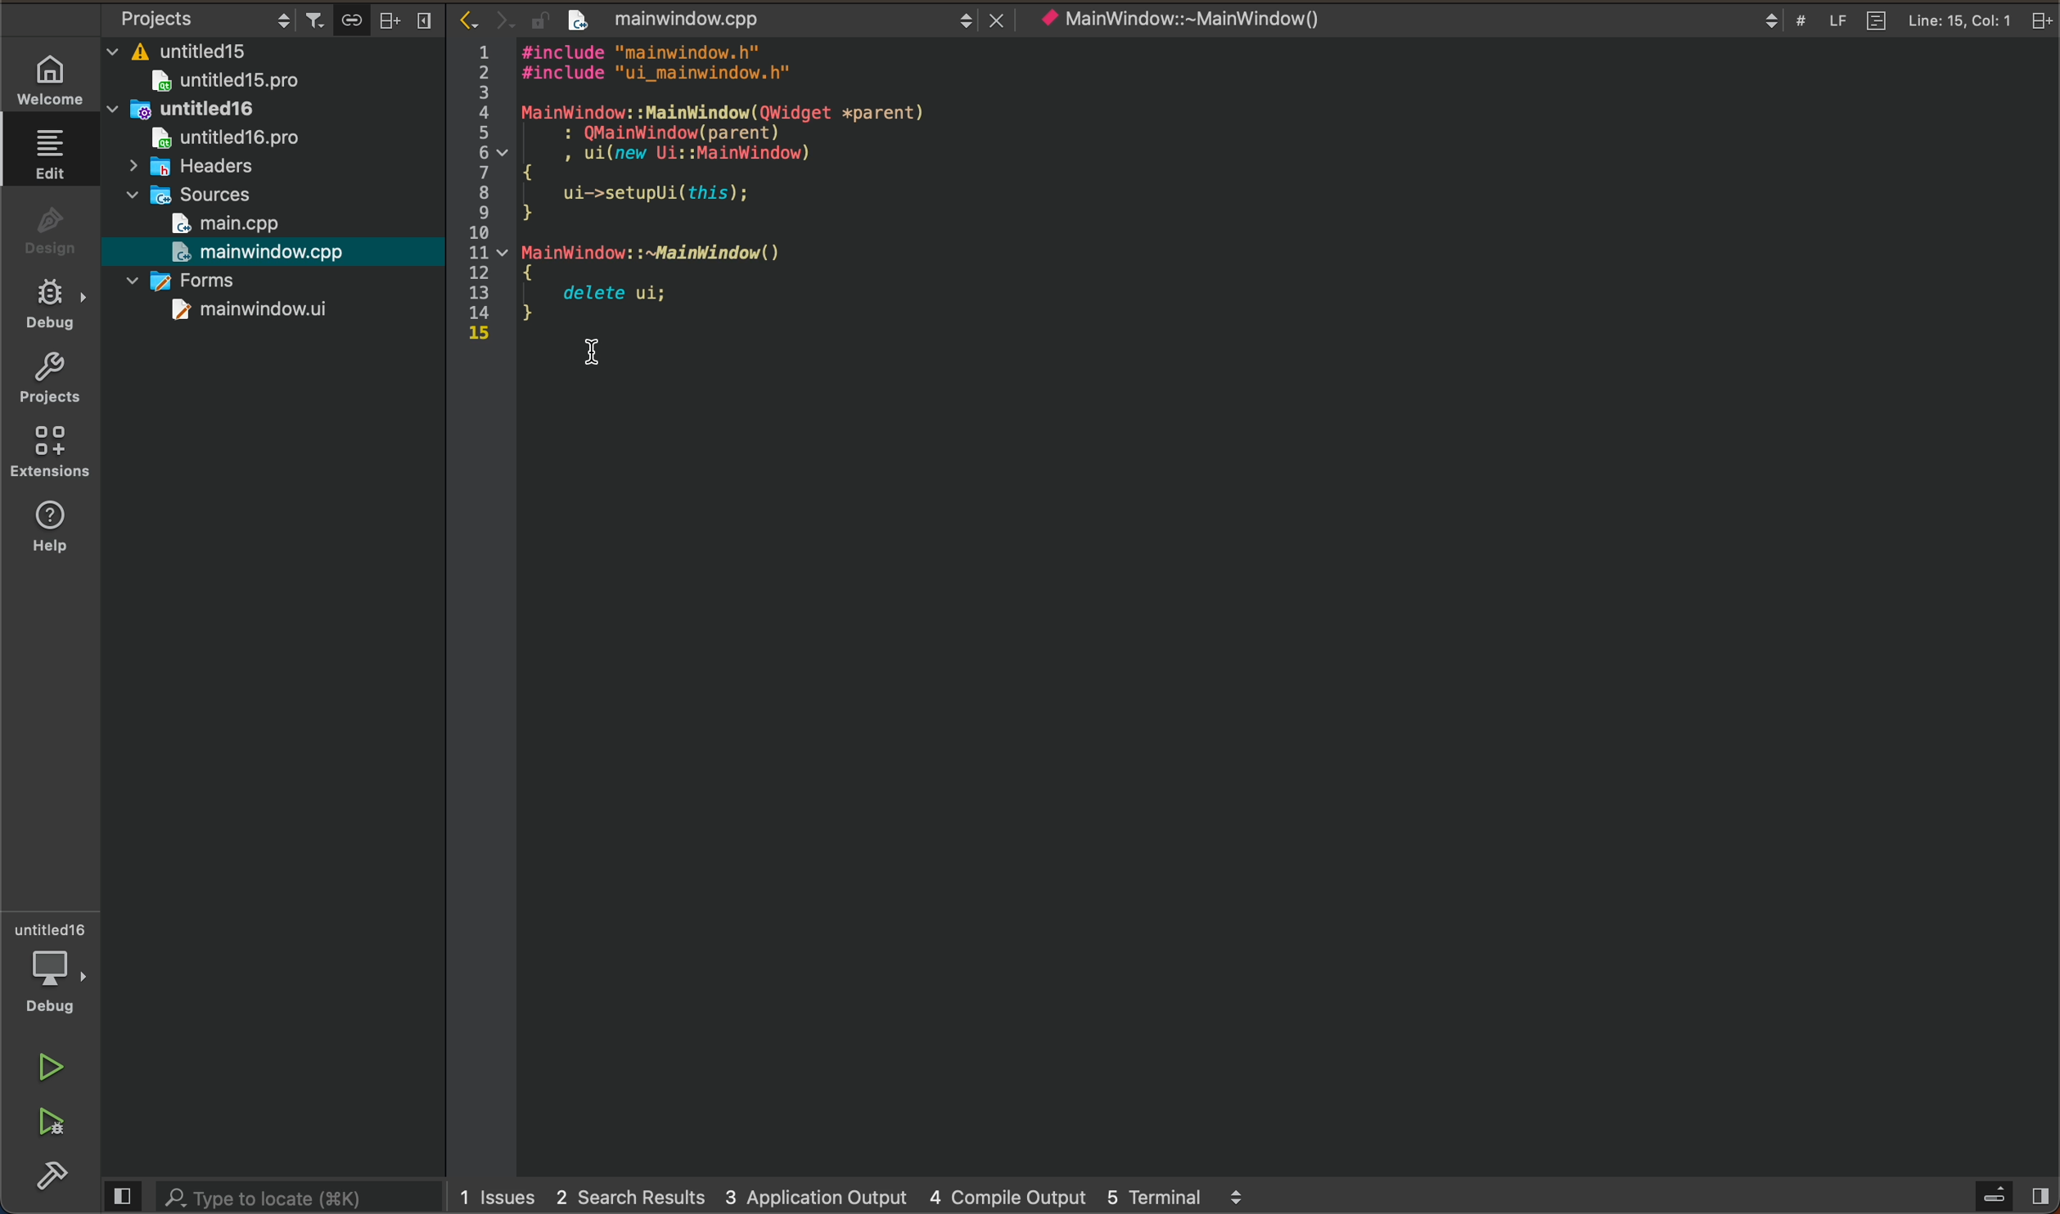  Describe the element at coordinates (1411, 19) in the screenshot. I see `* MainWindow::~MainWindow()` at that location.